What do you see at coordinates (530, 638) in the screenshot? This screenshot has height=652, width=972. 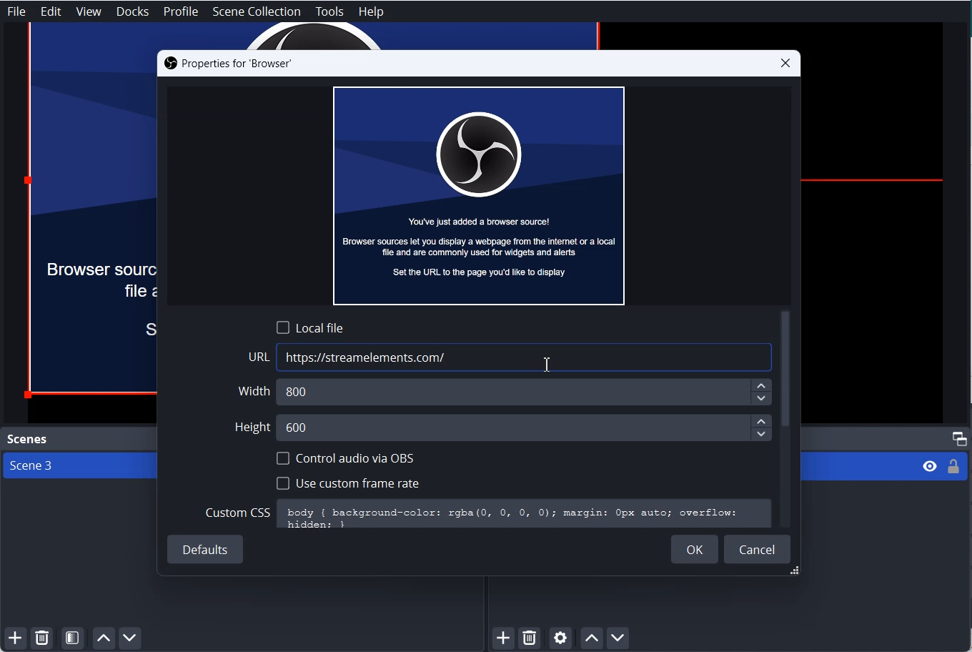 I see `Remove selected Source` at bounding box center [530, 638].